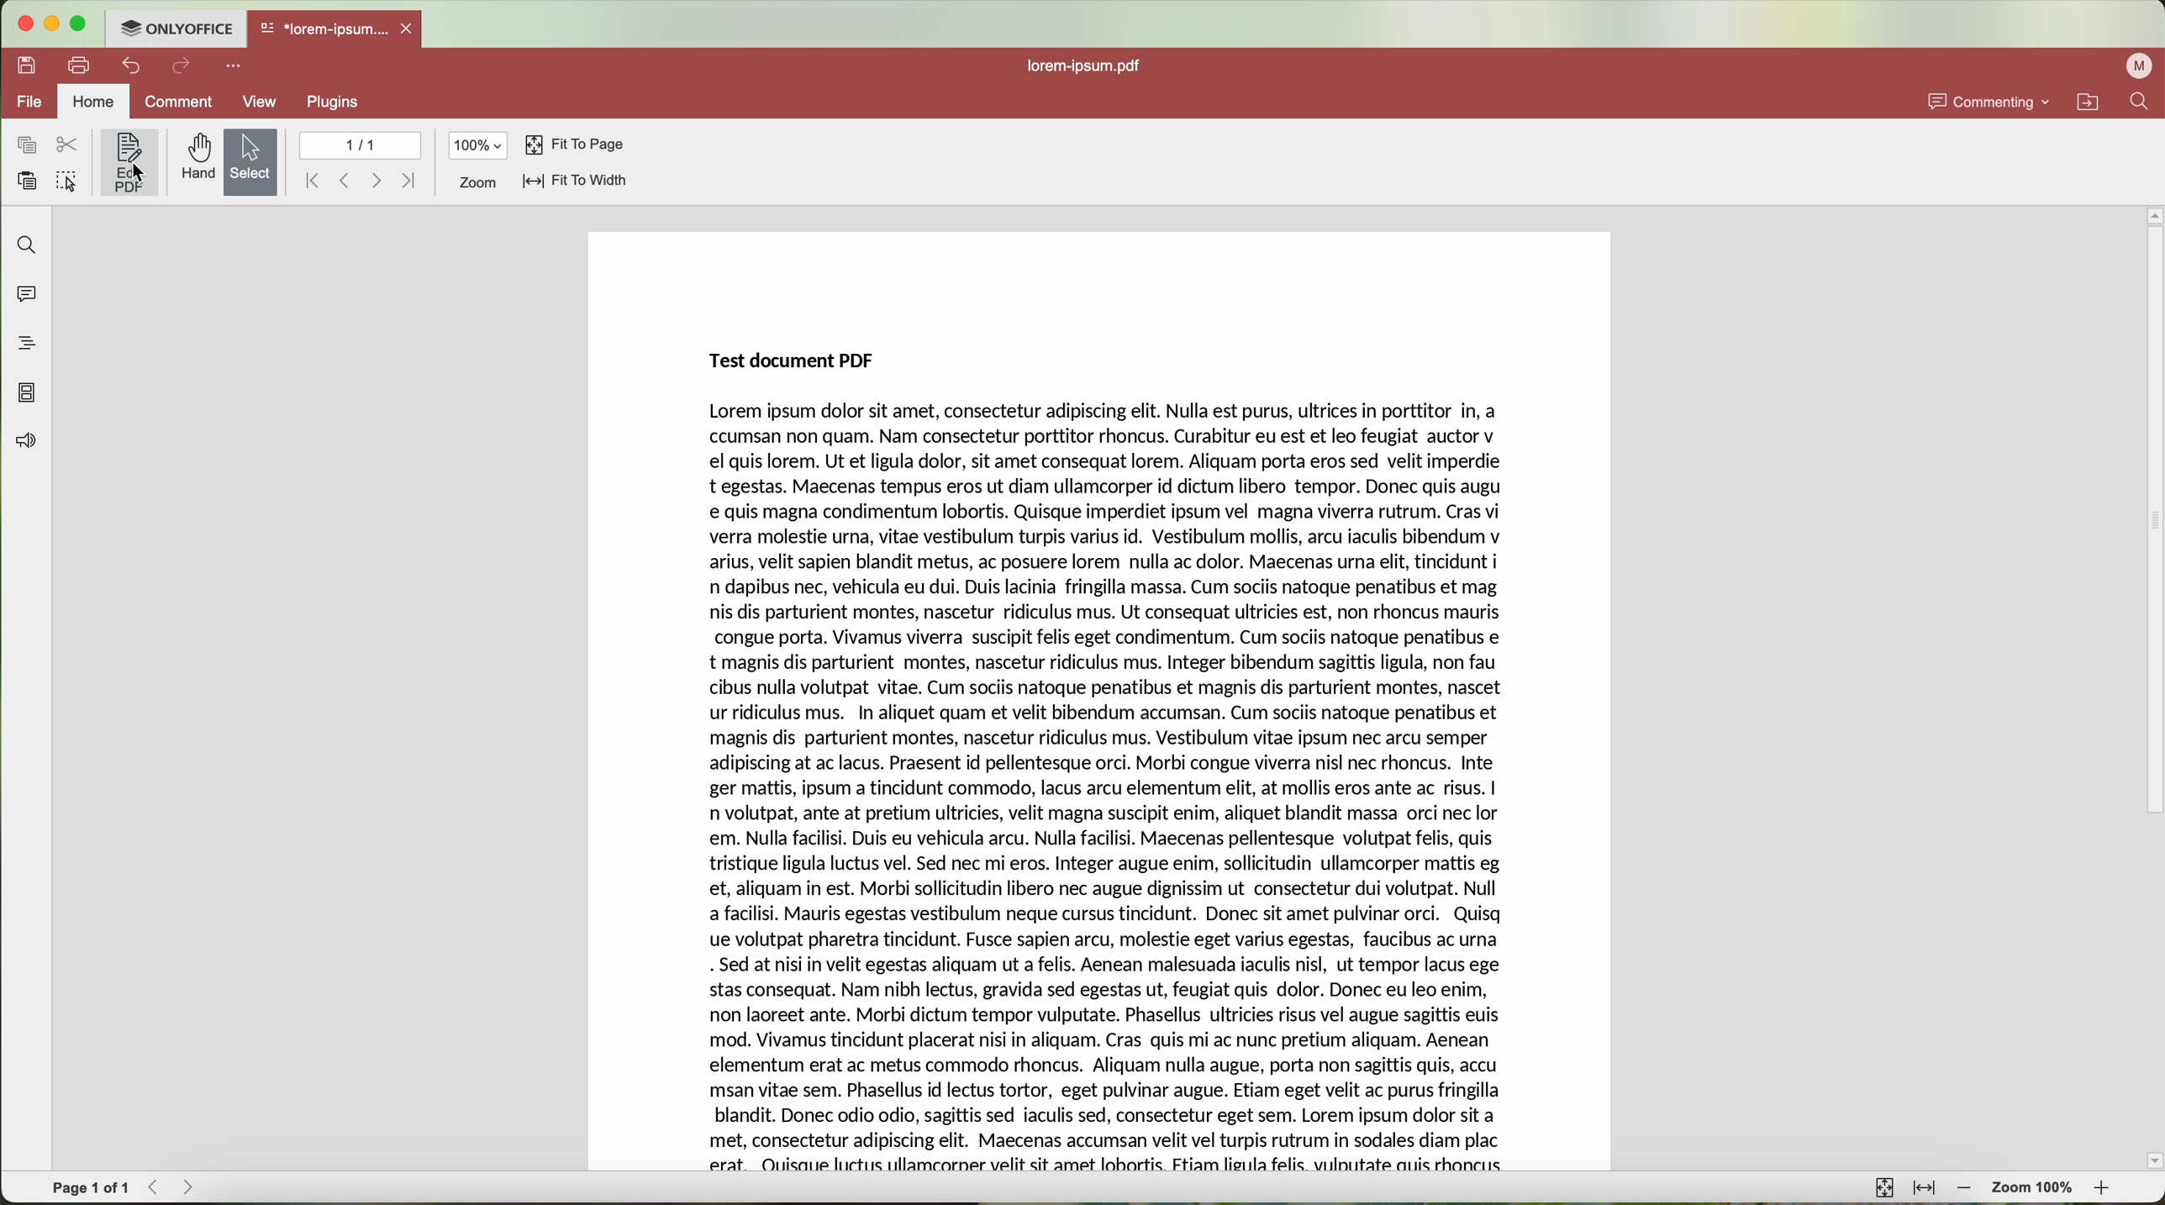 The image size is (2165, 1205). Describe the element at coordinates (479, 145) in the screenshot. I see `100%` at that location.